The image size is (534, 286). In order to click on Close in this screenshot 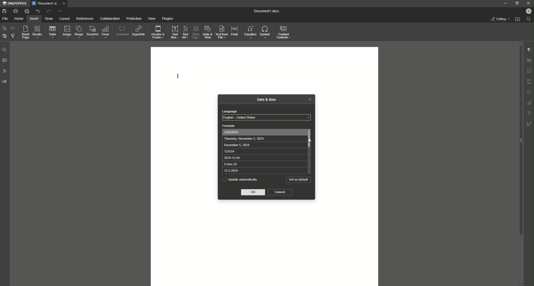, I will do `click(528, 3)`.